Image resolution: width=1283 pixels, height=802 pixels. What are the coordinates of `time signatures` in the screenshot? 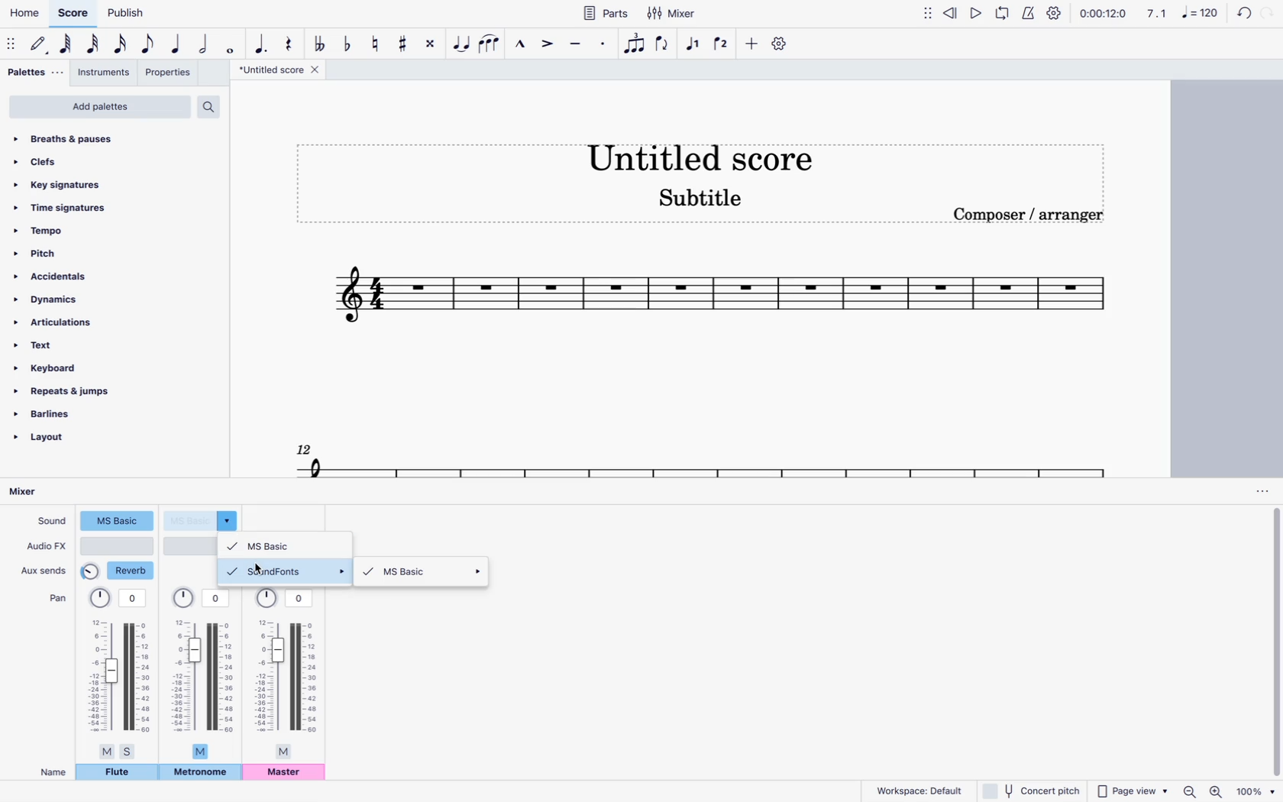 It's located at (95, 205).